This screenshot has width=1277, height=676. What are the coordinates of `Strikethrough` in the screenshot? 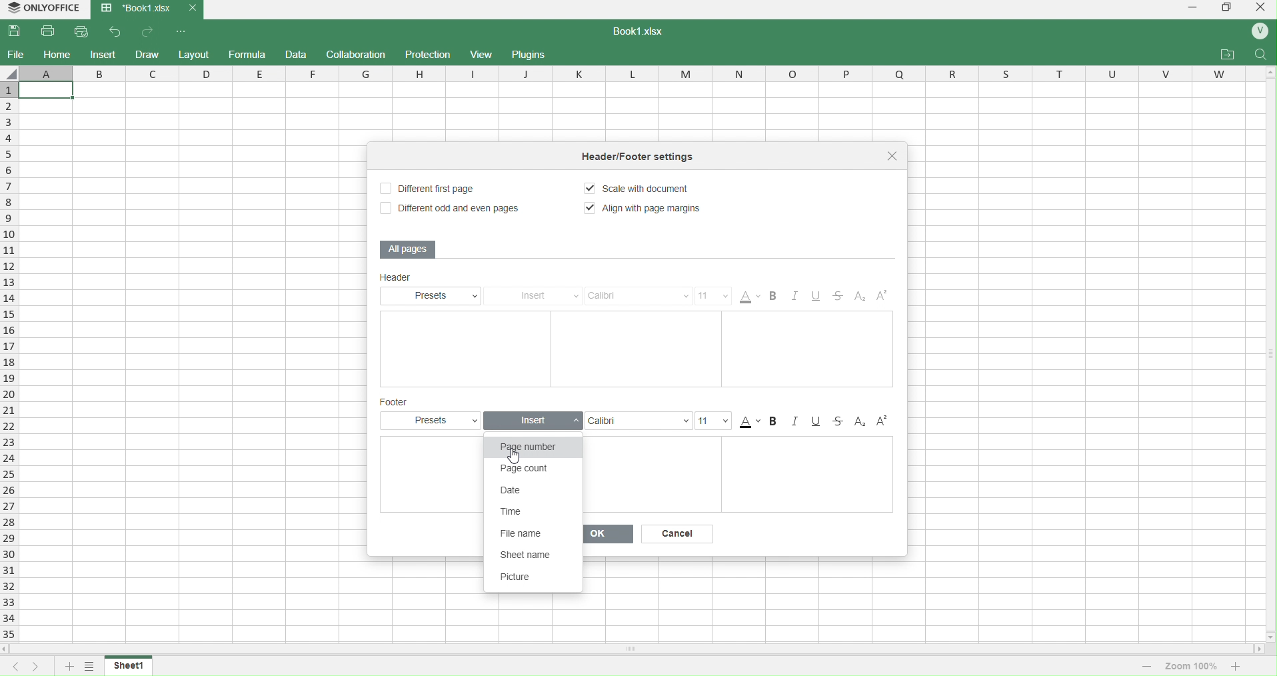 It's located at (840, 421).